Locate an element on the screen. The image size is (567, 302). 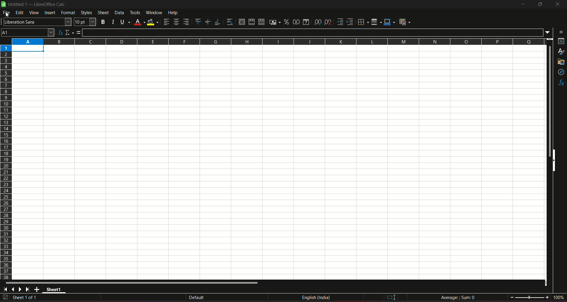
formula is located at coordinates (79, 32).